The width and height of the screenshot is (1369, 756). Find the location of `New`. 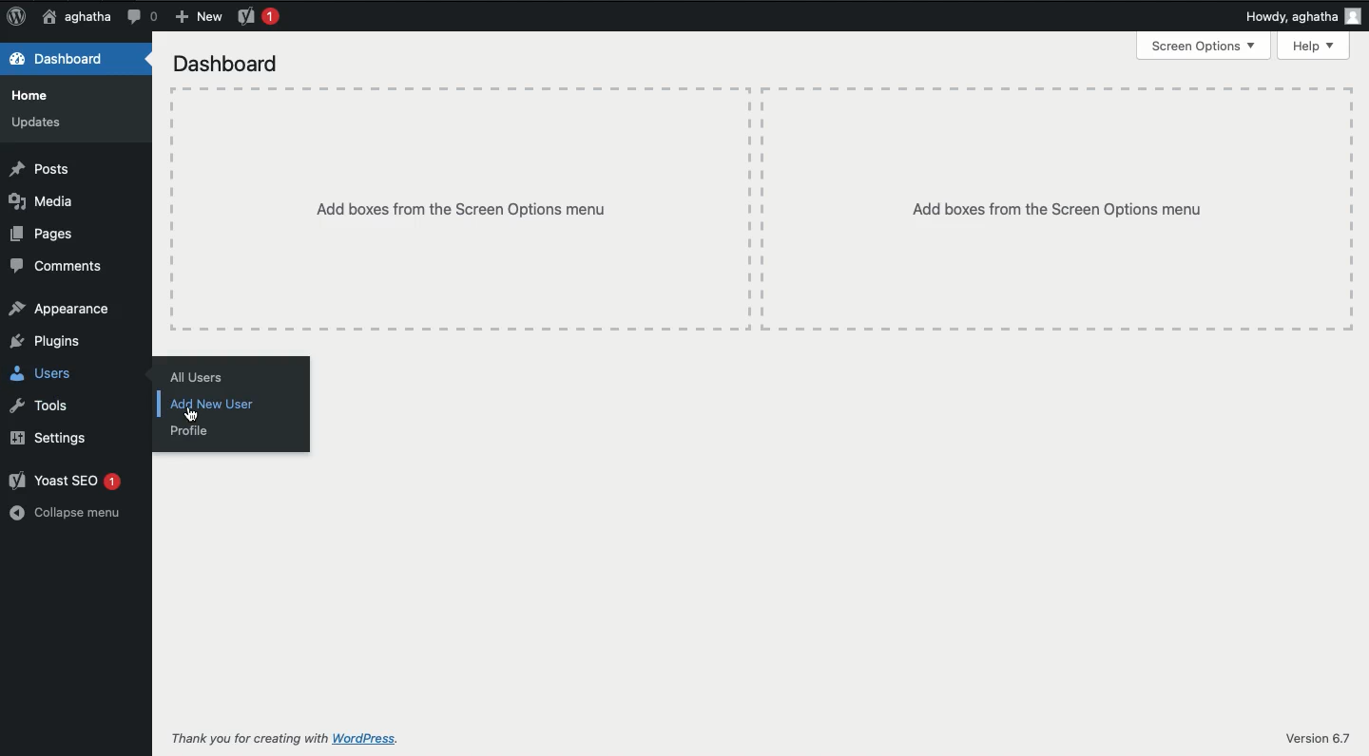

New is located at coordinates (198, 15).